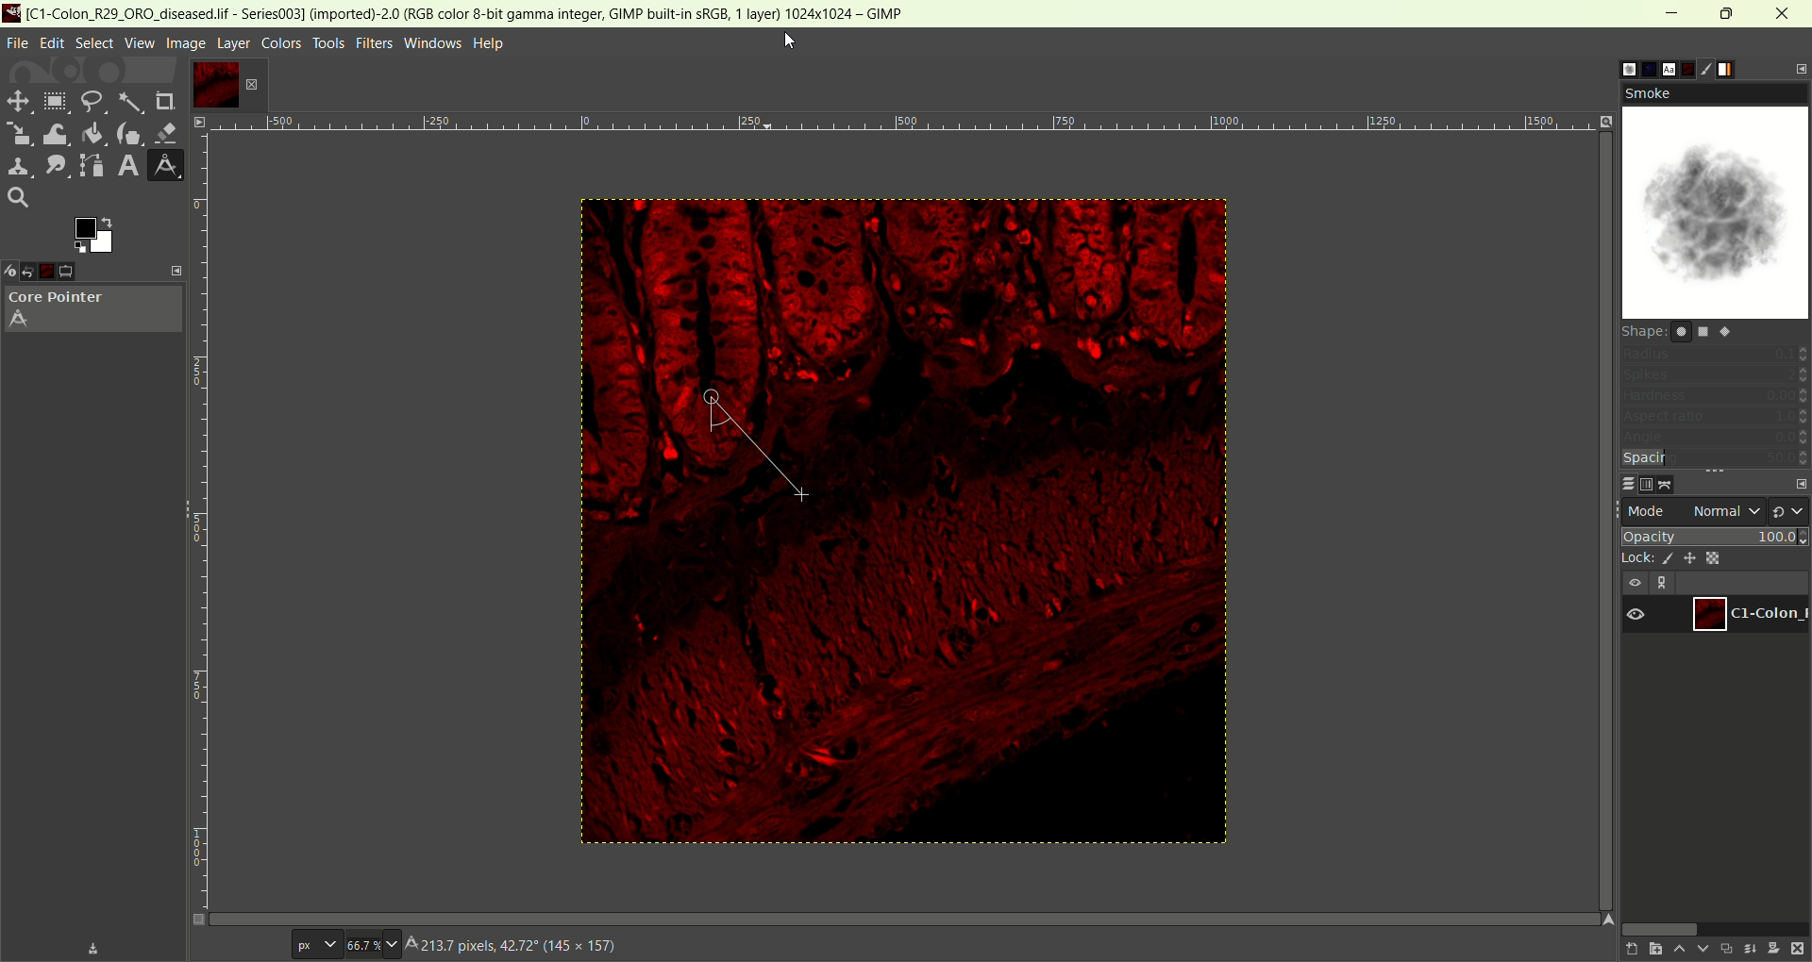 This screenshot has height=962, width=1812. What do you see at coordinates (1715, 355) in the screenshot?
I see `radius` at bounding box center [1715, 355].